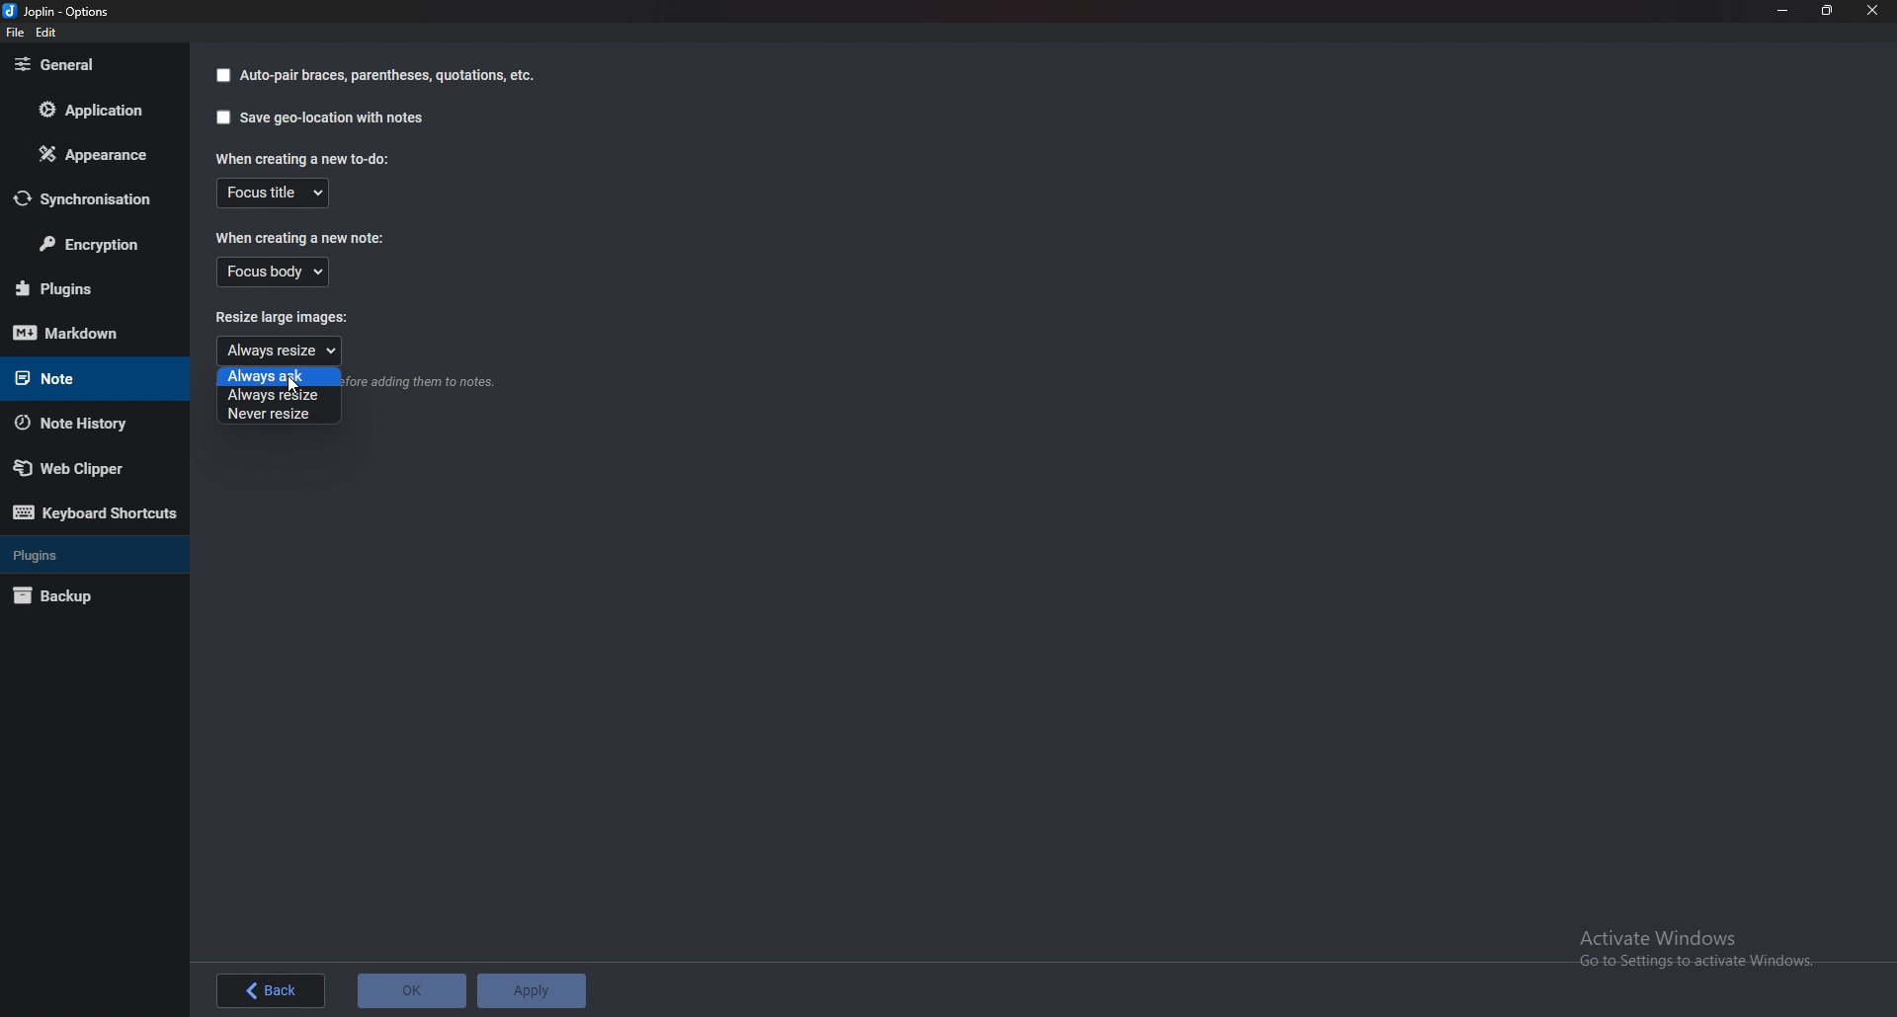 This screenshot has width=1897, height=1017. What do you see at coordinates (298, 240) in the screenshot?
I see `When creating a new note` at bounding box center [298, 240].